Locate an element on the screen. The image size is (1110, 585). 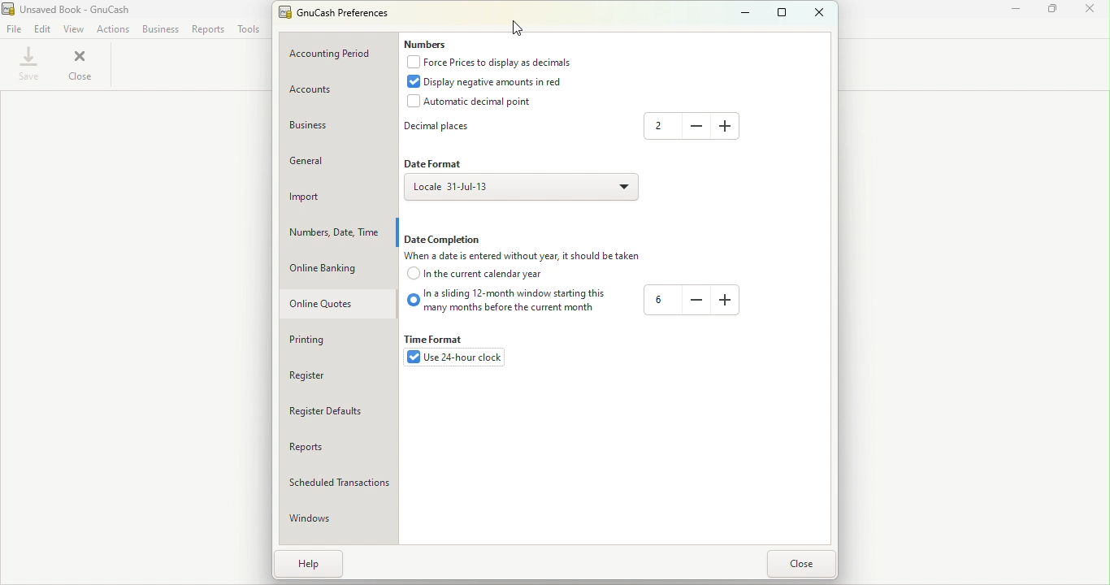
Time format is located at coordinates (431, 333).